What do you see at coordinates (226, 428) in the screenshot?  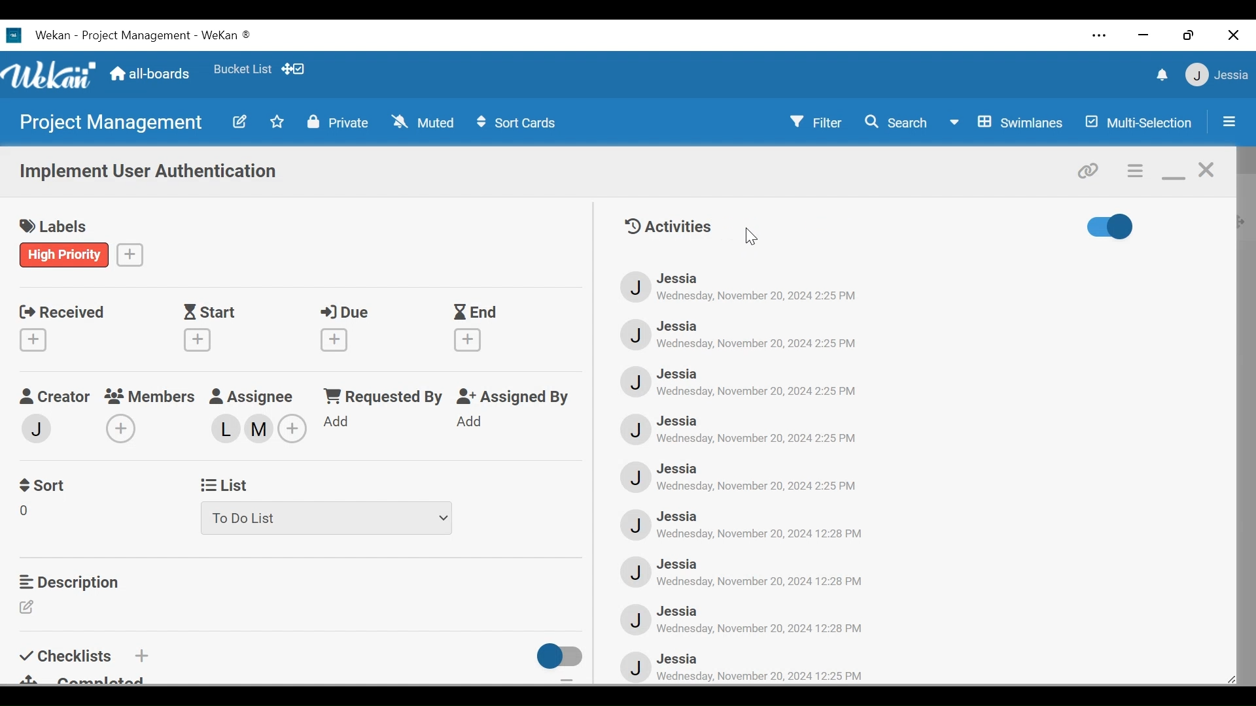 I see `Assigned members` at bounding box center [226, 428].